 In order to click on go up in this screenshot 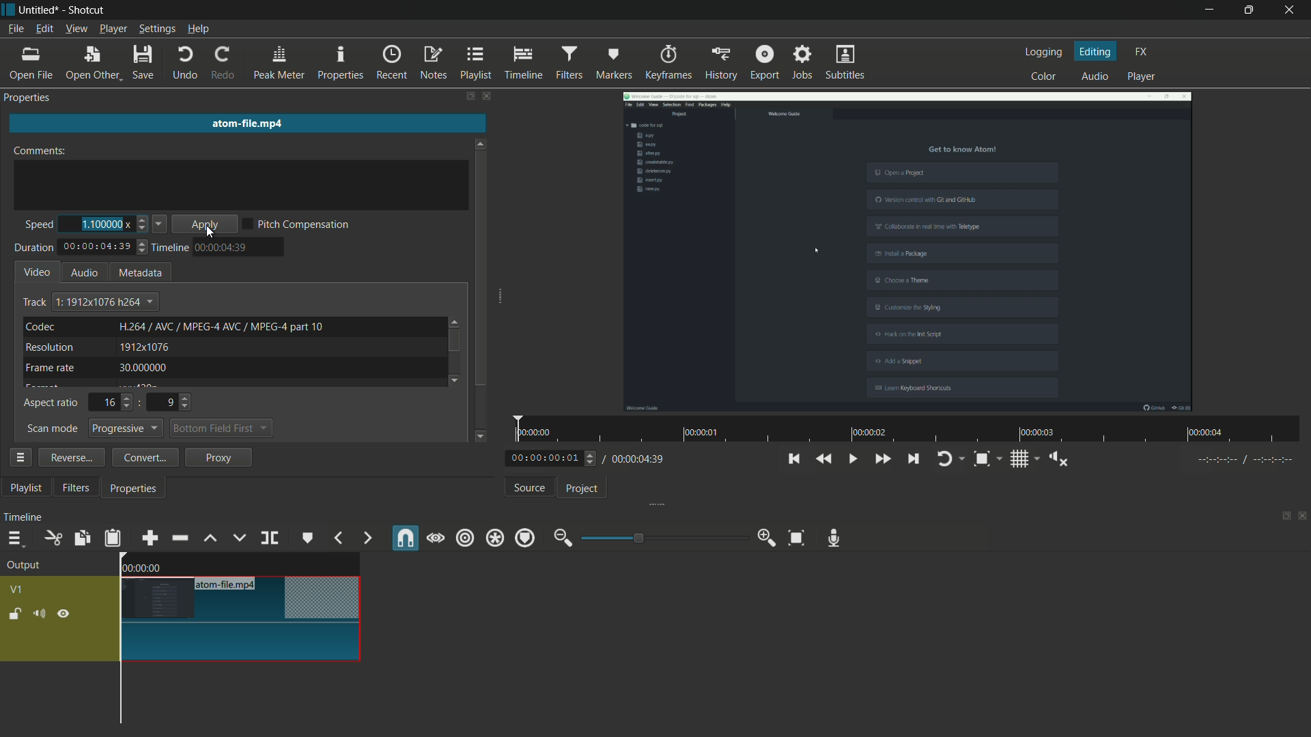, I will do `click(455, 319)`.